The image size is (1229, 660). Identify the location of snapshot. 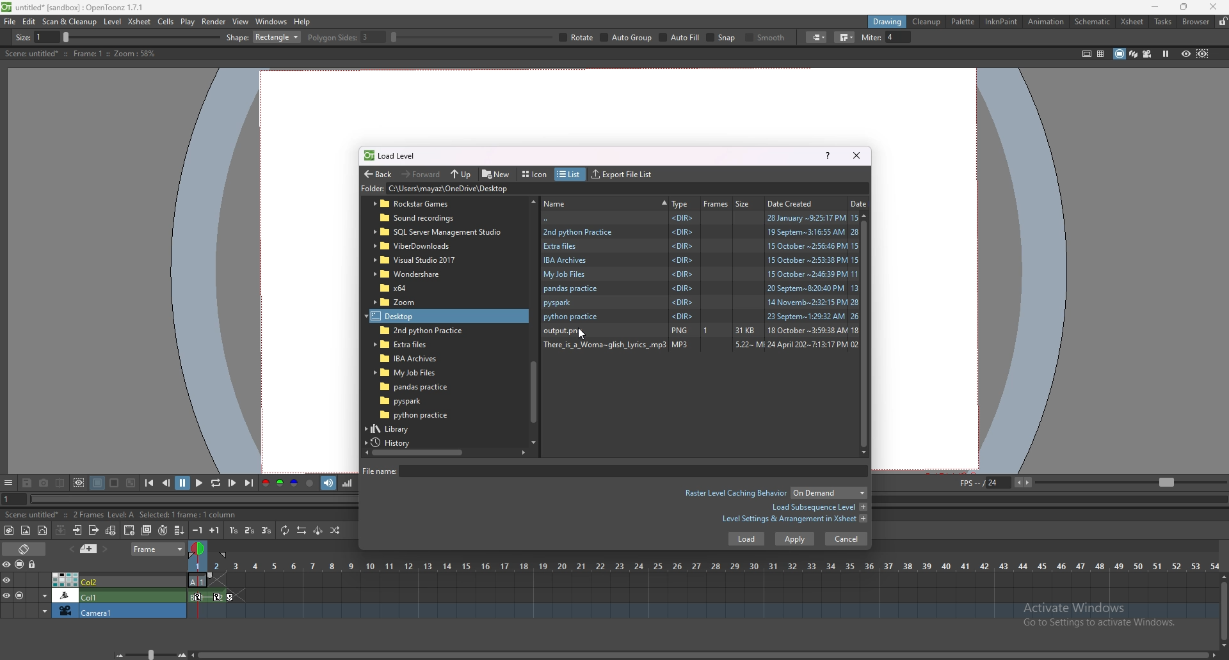
(44, 483).